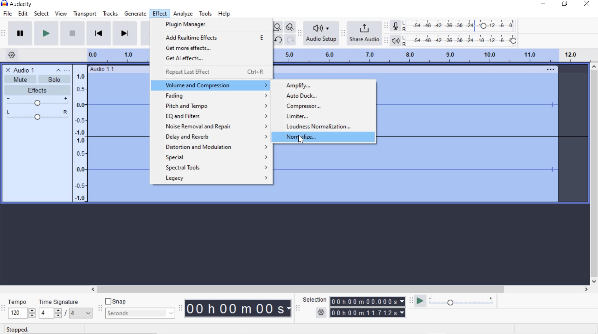  Describe the element at coordinates (217, 138) in the screenshot. I see `delay and reverb` at that location.